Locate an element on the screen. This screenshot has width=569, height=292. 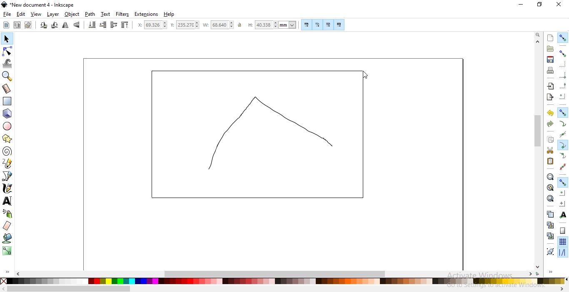
erase existing paths is located at coordinates (7, 225).